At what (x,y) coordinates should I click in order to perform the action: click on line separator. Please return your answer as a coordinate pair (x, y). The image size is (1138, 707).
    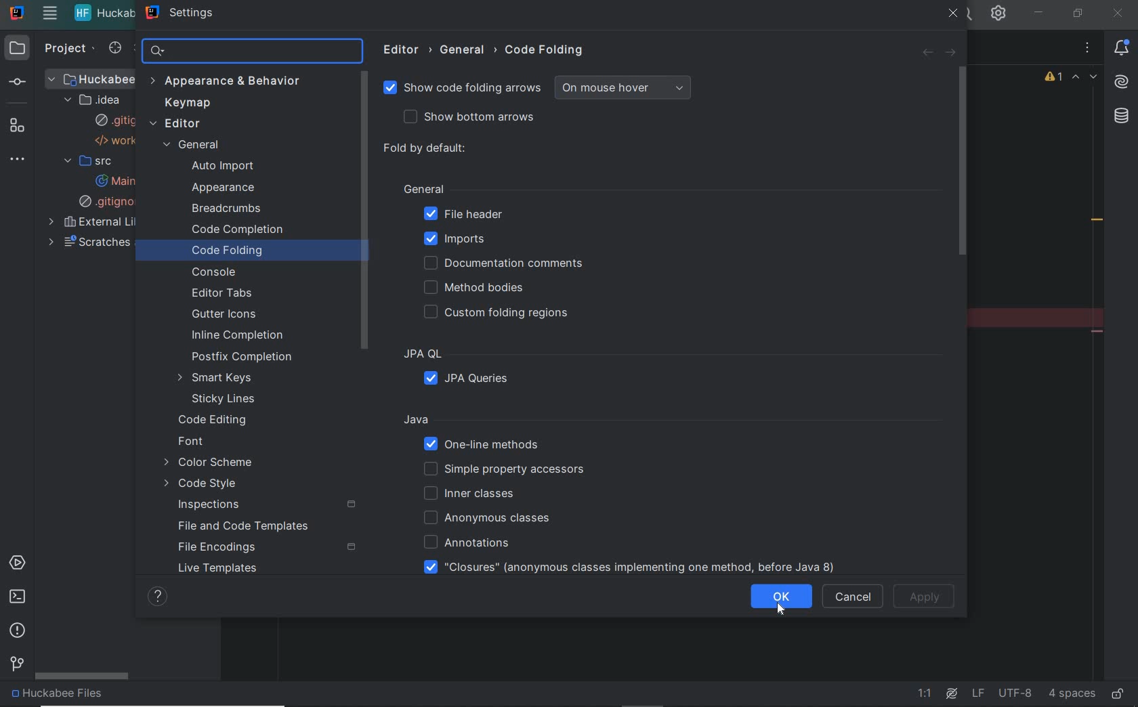
    Looking at the image, I should click on (977, 693).